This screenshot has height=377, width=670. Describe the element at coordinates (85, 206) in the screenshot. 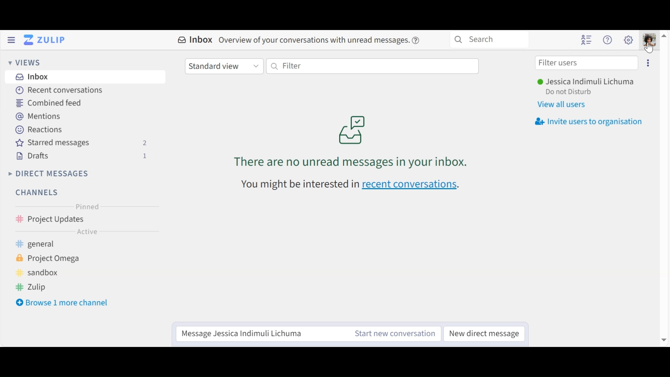

I see `Pinned` at that location.